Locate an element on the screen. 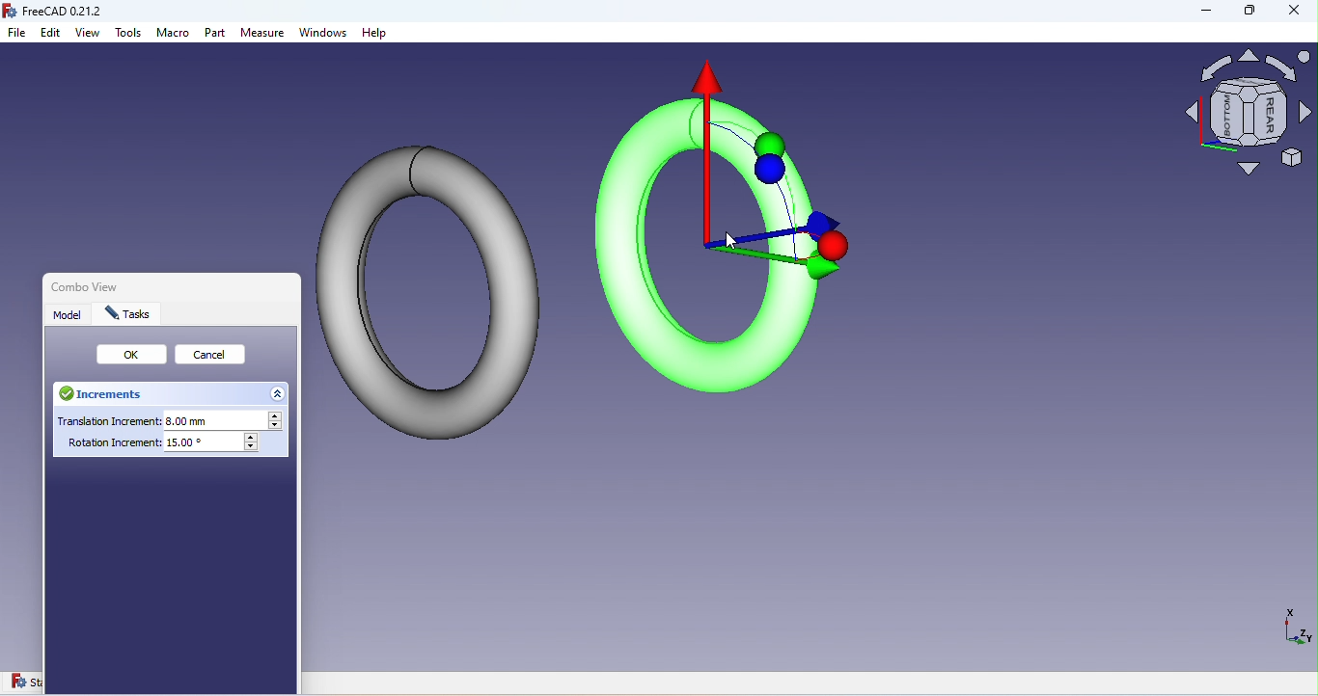 The height and width of the screenshot is (696, 1318). Ok is located at coordinates (133, 355).